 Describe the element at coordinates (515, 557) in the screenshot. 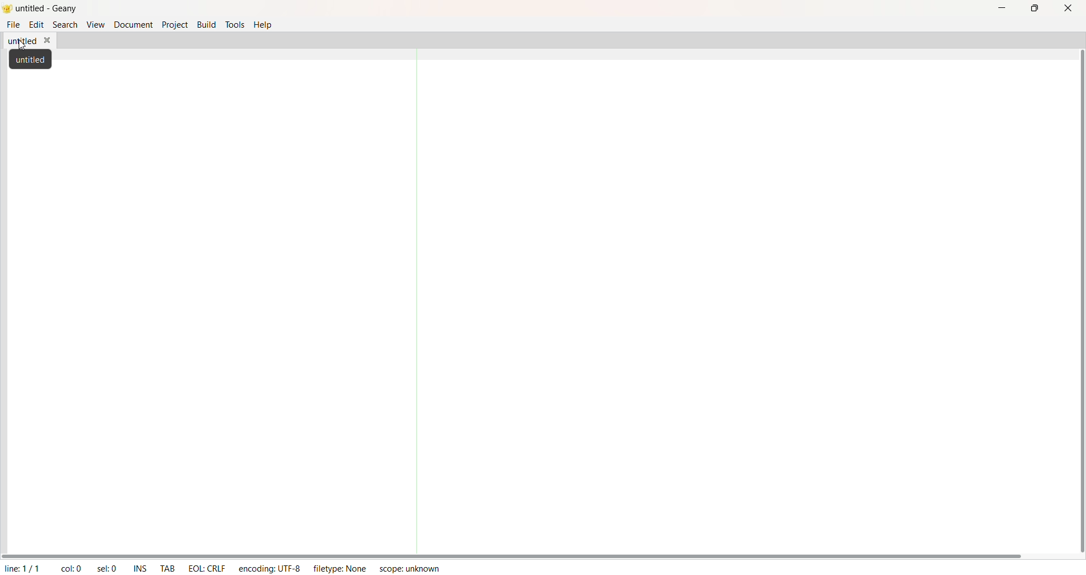

I see `scroll bar` at that location.